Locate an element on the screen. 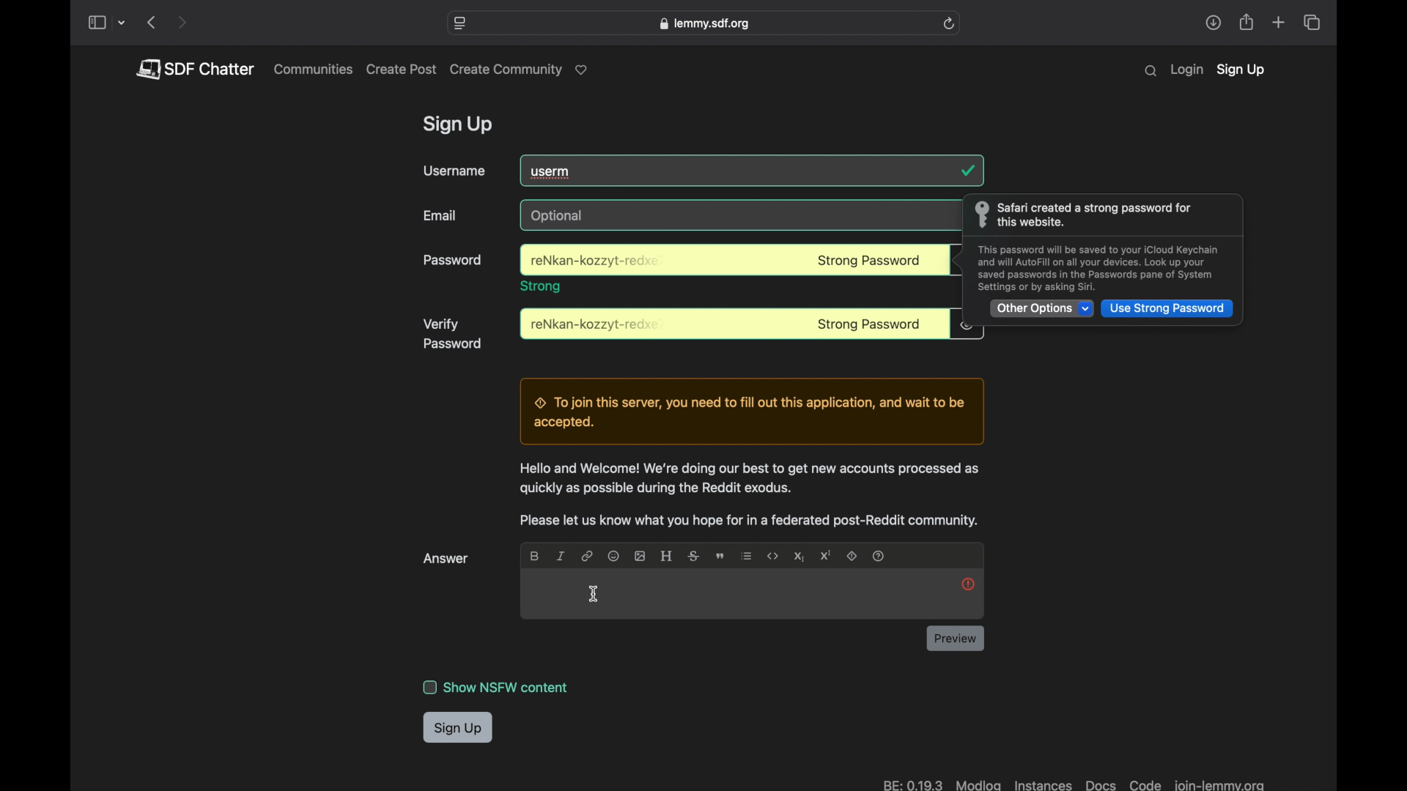 The image size is (1407, 791). strikethrough is located at coordinates (692, 556).